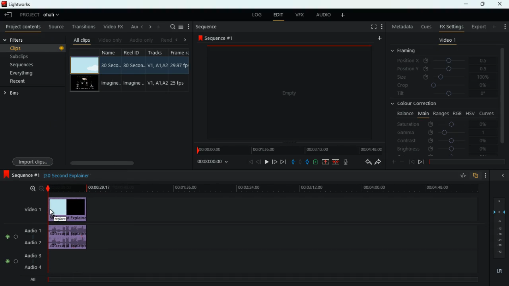 The image size is (509, 286). Describe the element at coordinates (249, 161) in the screenshot. I see `beggining` at that location.